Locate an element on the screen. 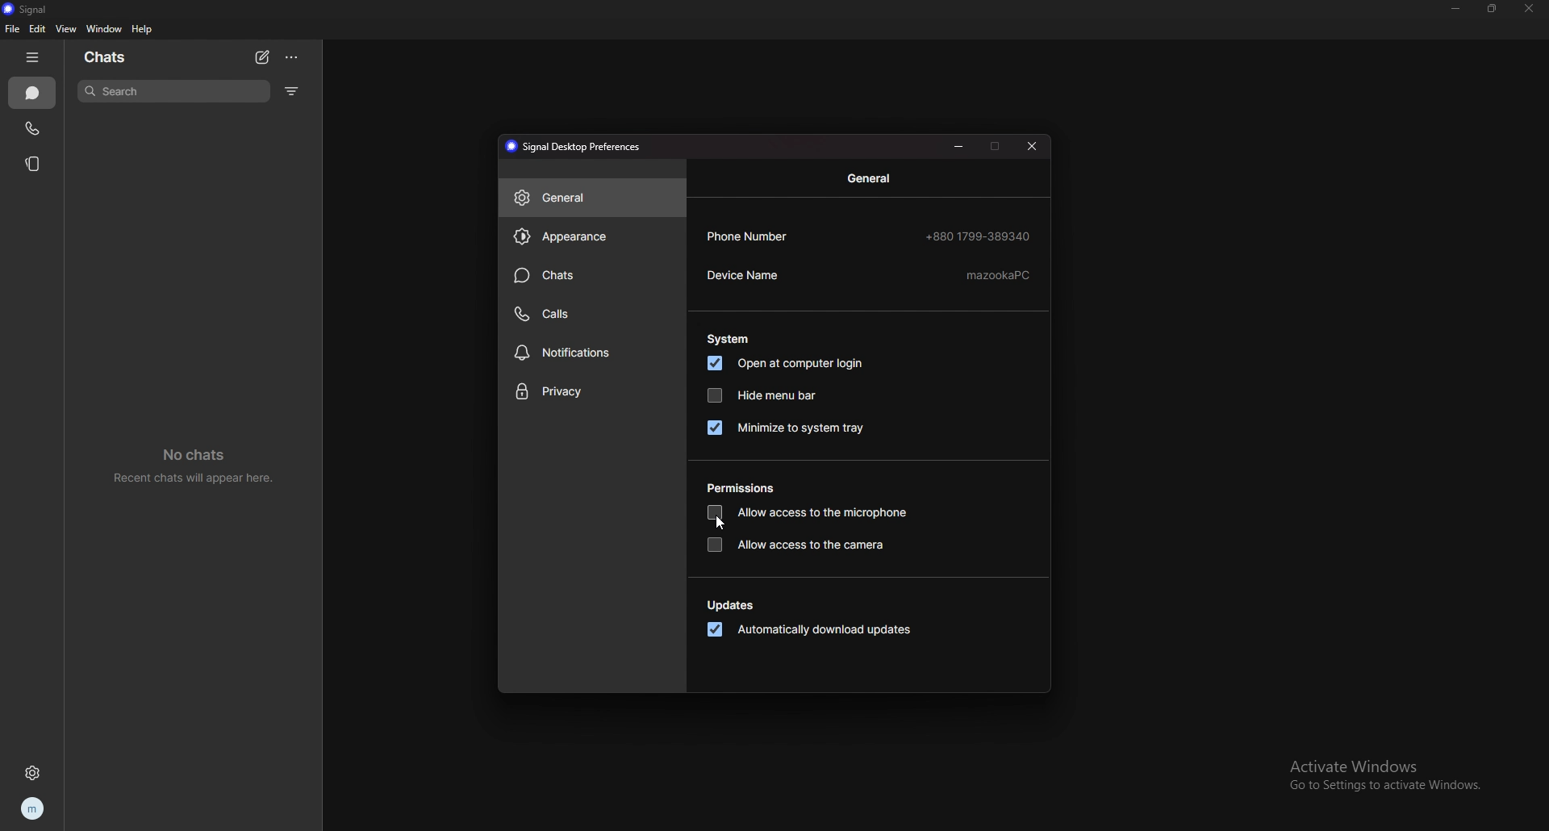 Image resolution: width=1549 pixels, height=831 pixels. settings is located at coordinates (31, 775).